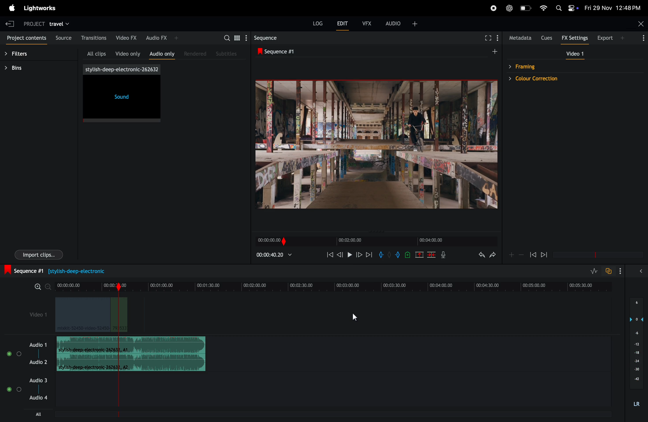 This screenshot has height=422, width=648. What do you see at coordinates (493, 256) in the screenshot?
I see `redo` at bounding box center [493, 256].